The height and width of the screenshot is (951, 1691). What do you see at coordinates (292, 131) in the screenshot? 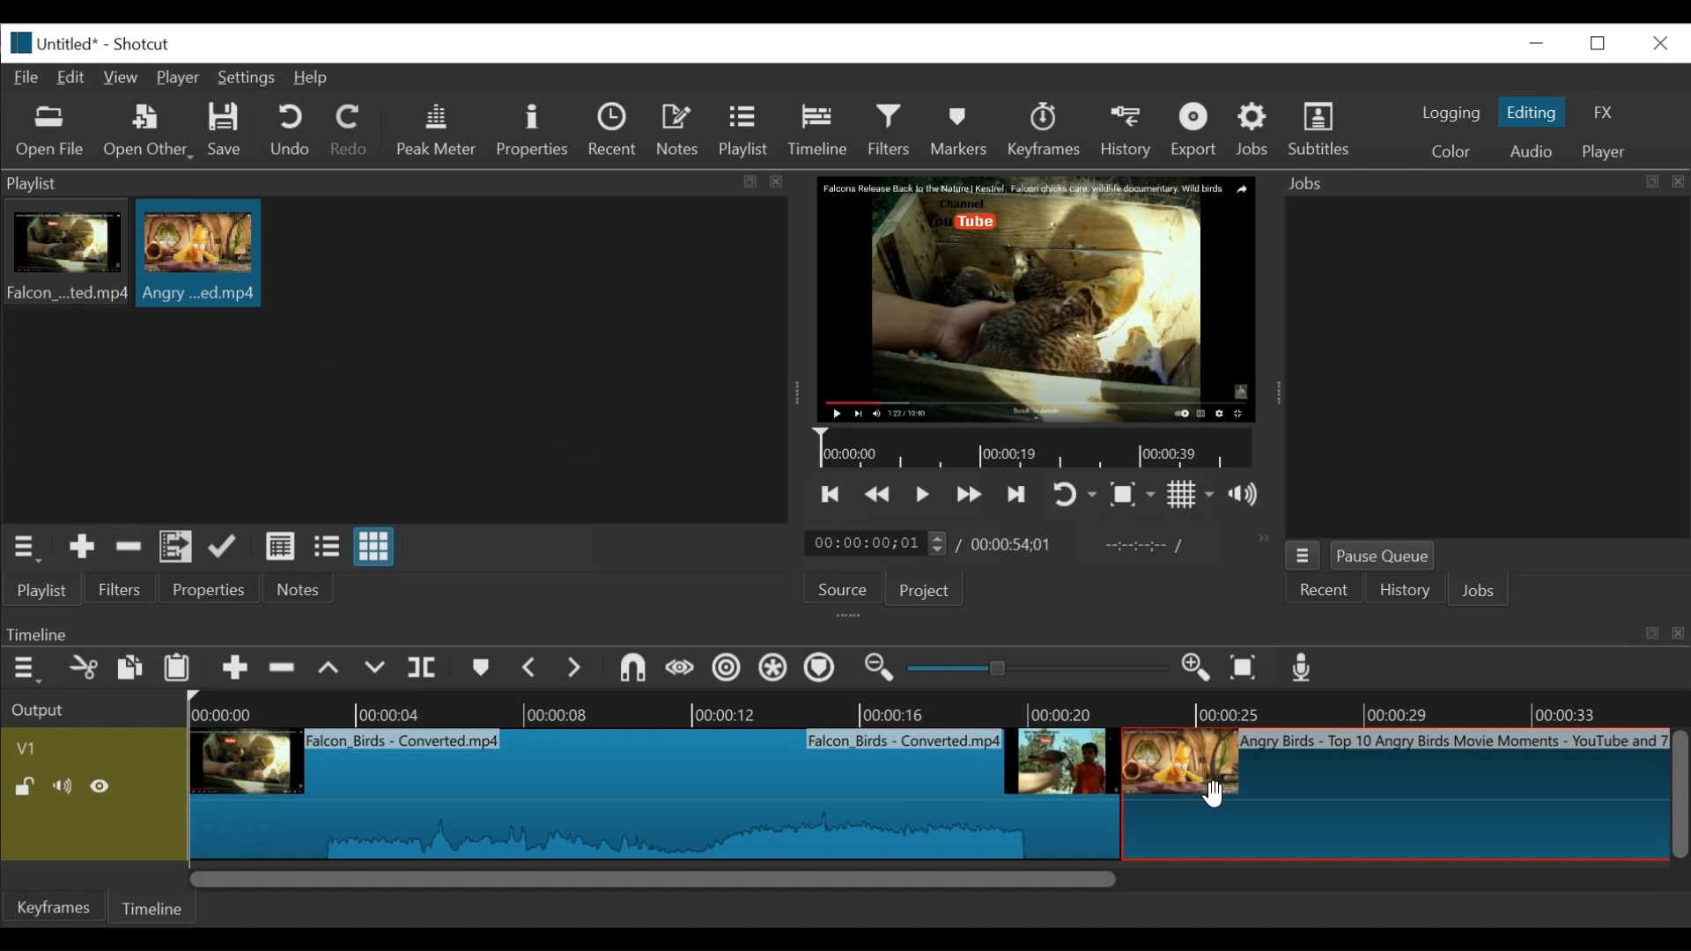
I see `Undo` at bounding box center [292, 131].